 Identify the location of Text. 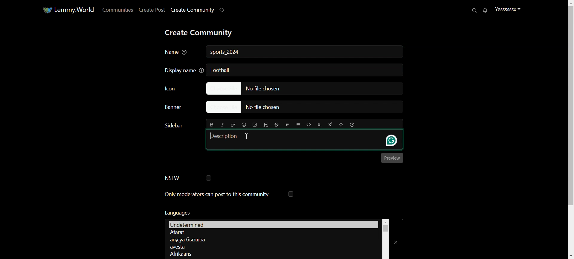
(173, 126).